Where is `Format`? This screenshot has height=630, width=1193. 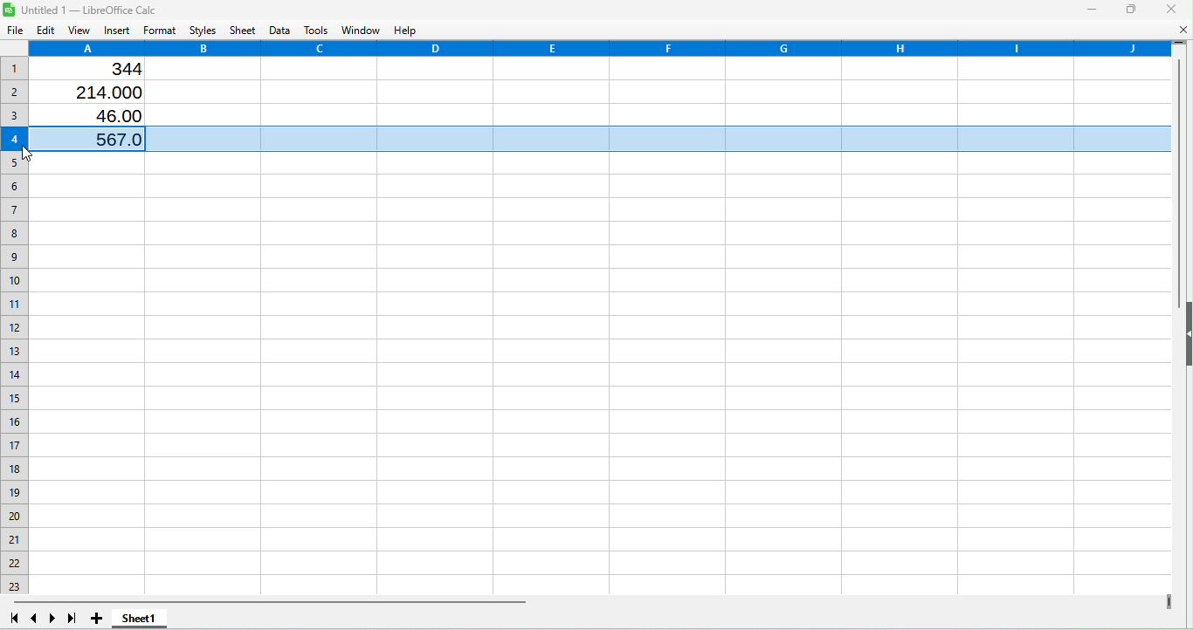 Format is located at coordinates (162, 30).